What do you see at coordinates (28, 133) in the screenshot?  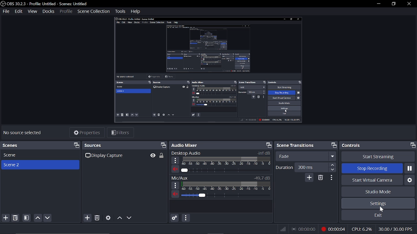 I see `No source selected` at bounding box center [28, 133].